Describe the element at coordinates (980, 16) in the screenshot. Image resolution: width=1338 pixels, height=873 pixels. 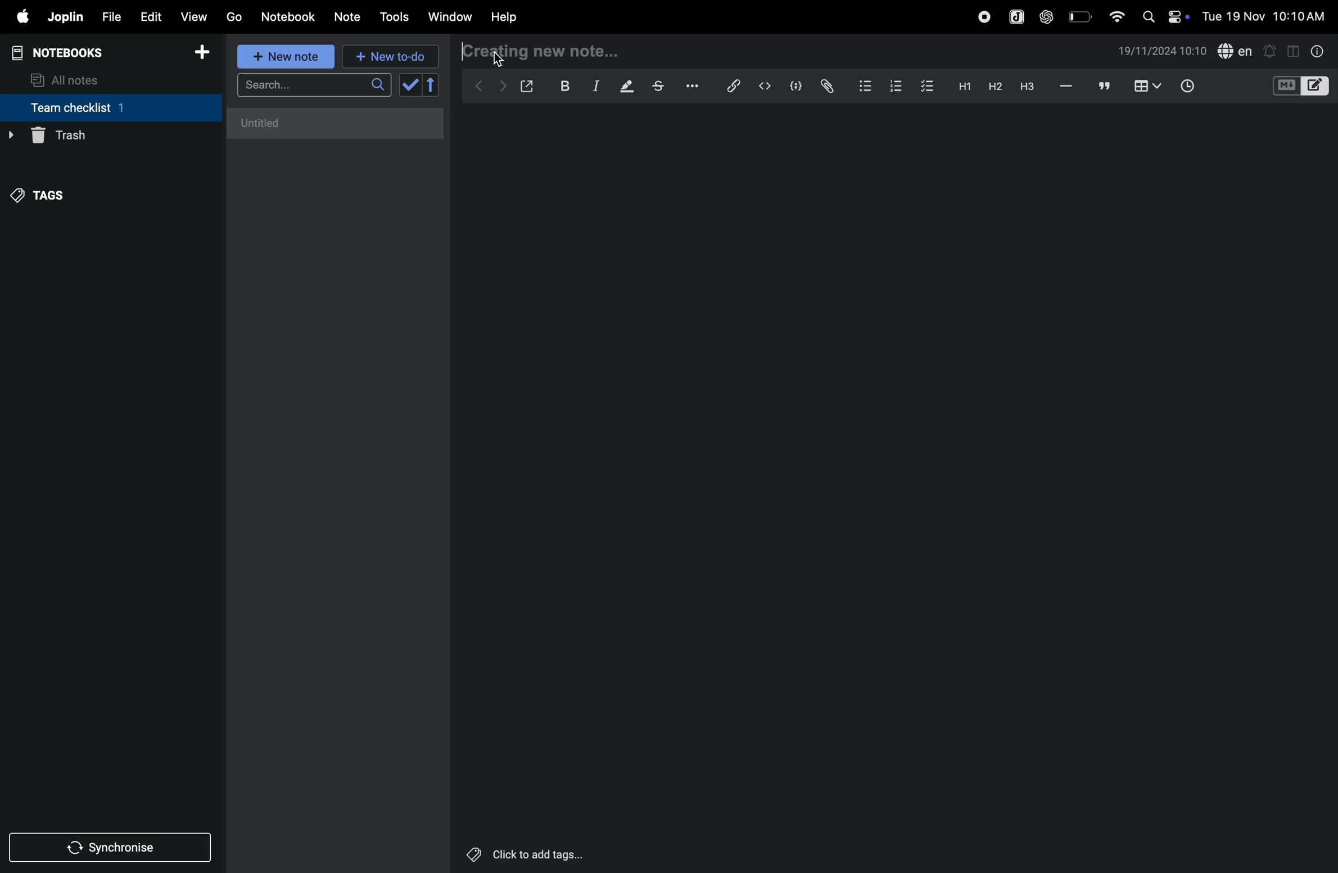
I see `record` at that location.